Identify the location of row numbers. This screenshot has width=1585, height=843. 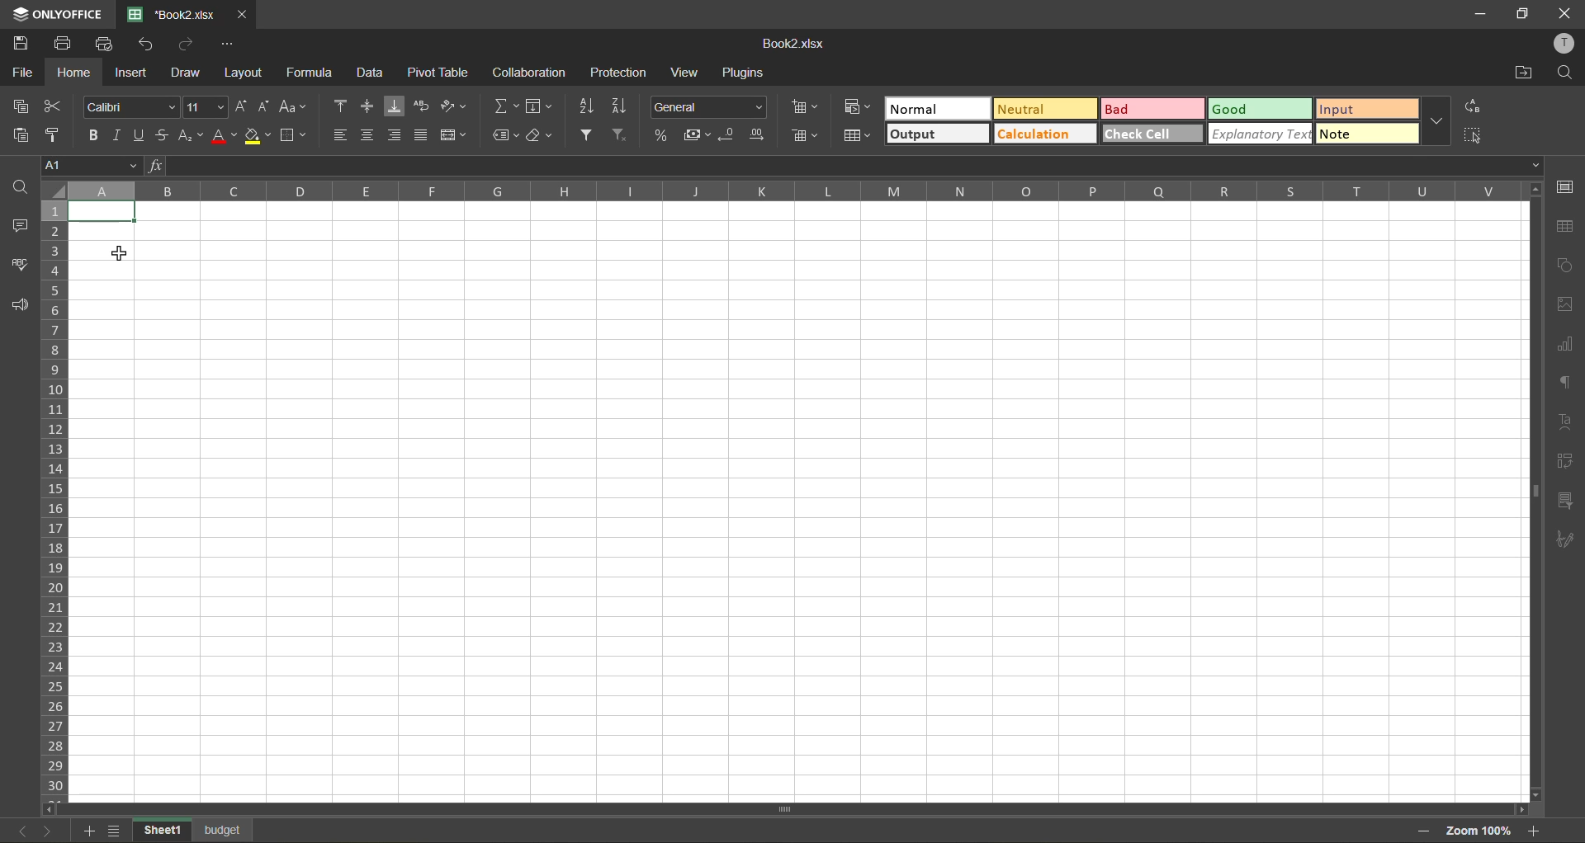
(54, 497).